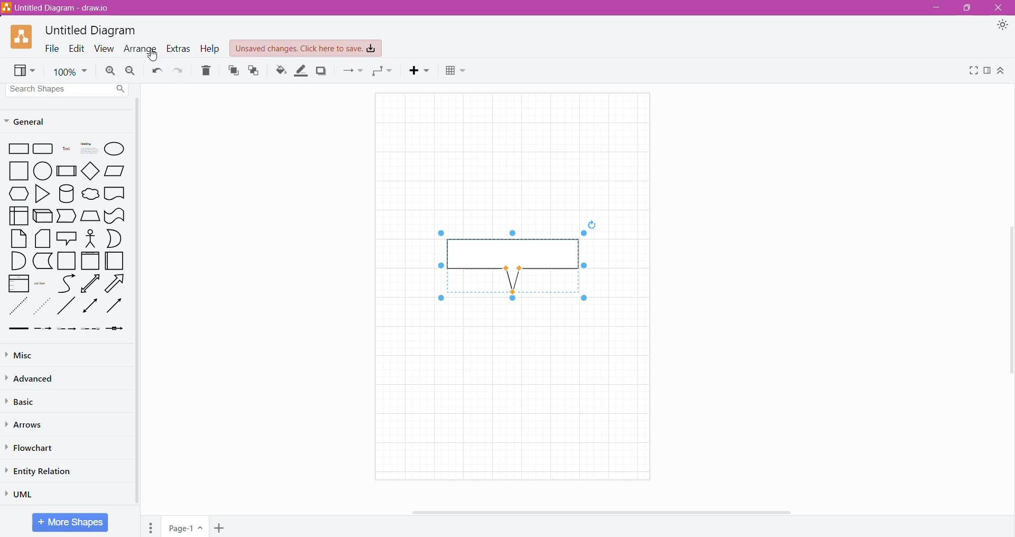  I want to click on Advanced, so click(32, 378).